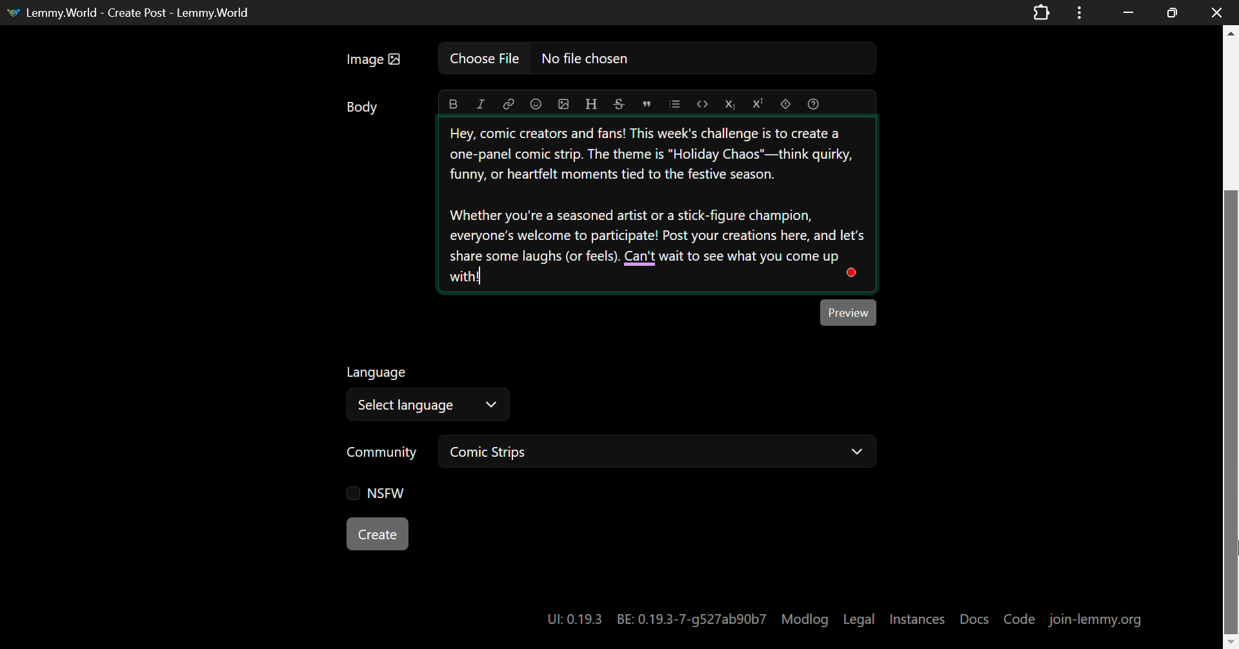 This screenshot has width=1239, height=649. What do you see at coordinates (673, 103) in the screenshot?
I see `list` at bounding box center [673, 103].